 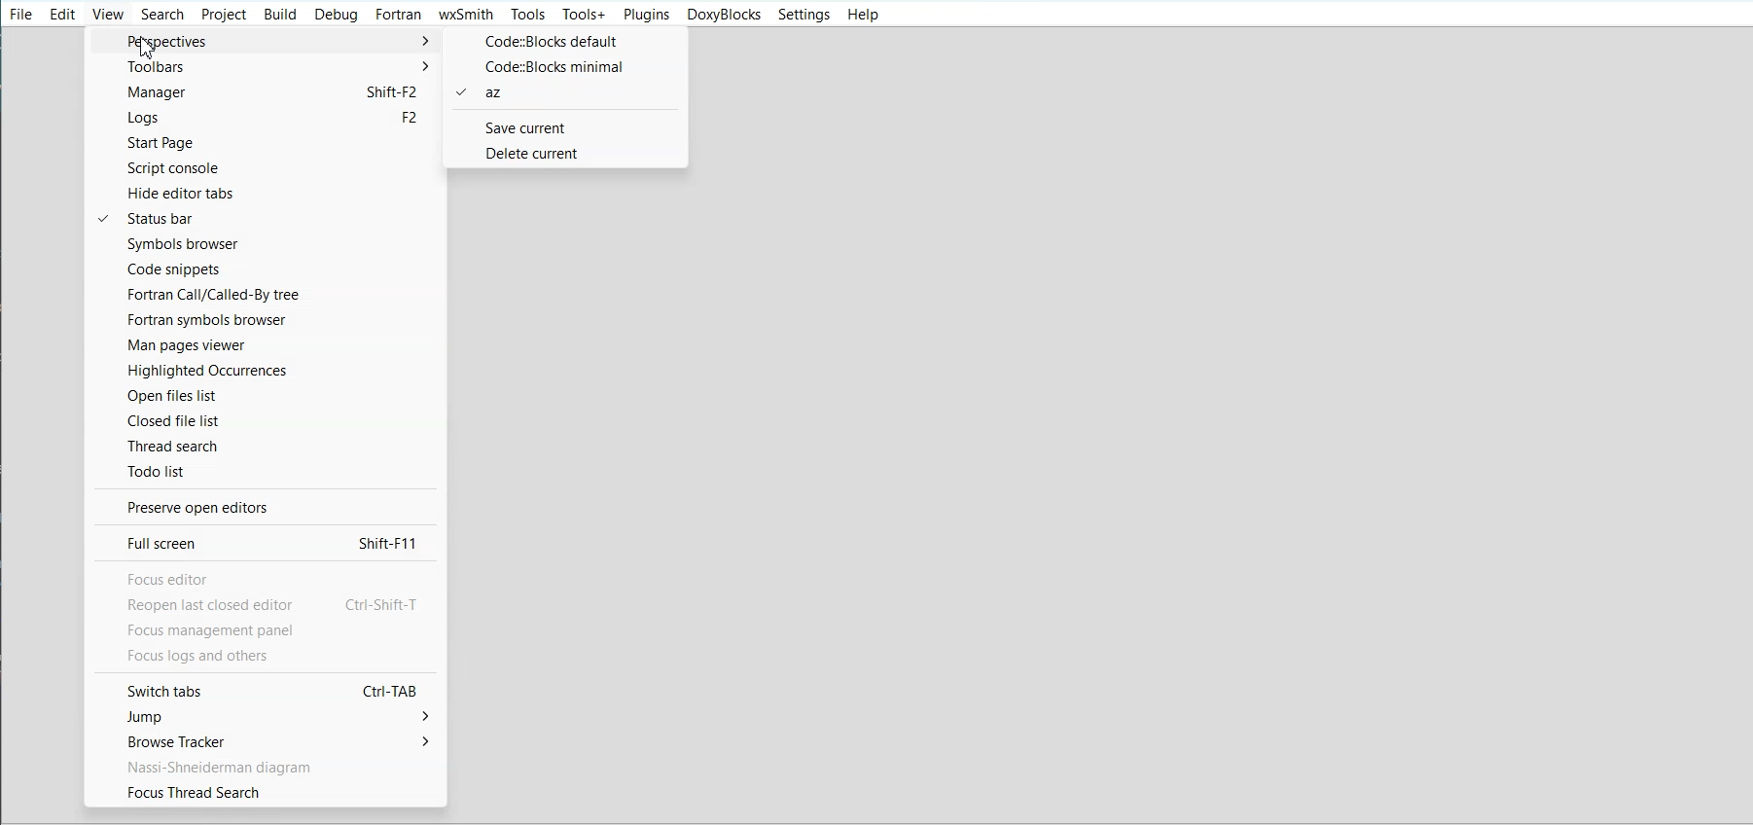 What do you see at coordinates (268, 269) in the screenshot?
I see `Code snippets` at bounding box center [268, 269].